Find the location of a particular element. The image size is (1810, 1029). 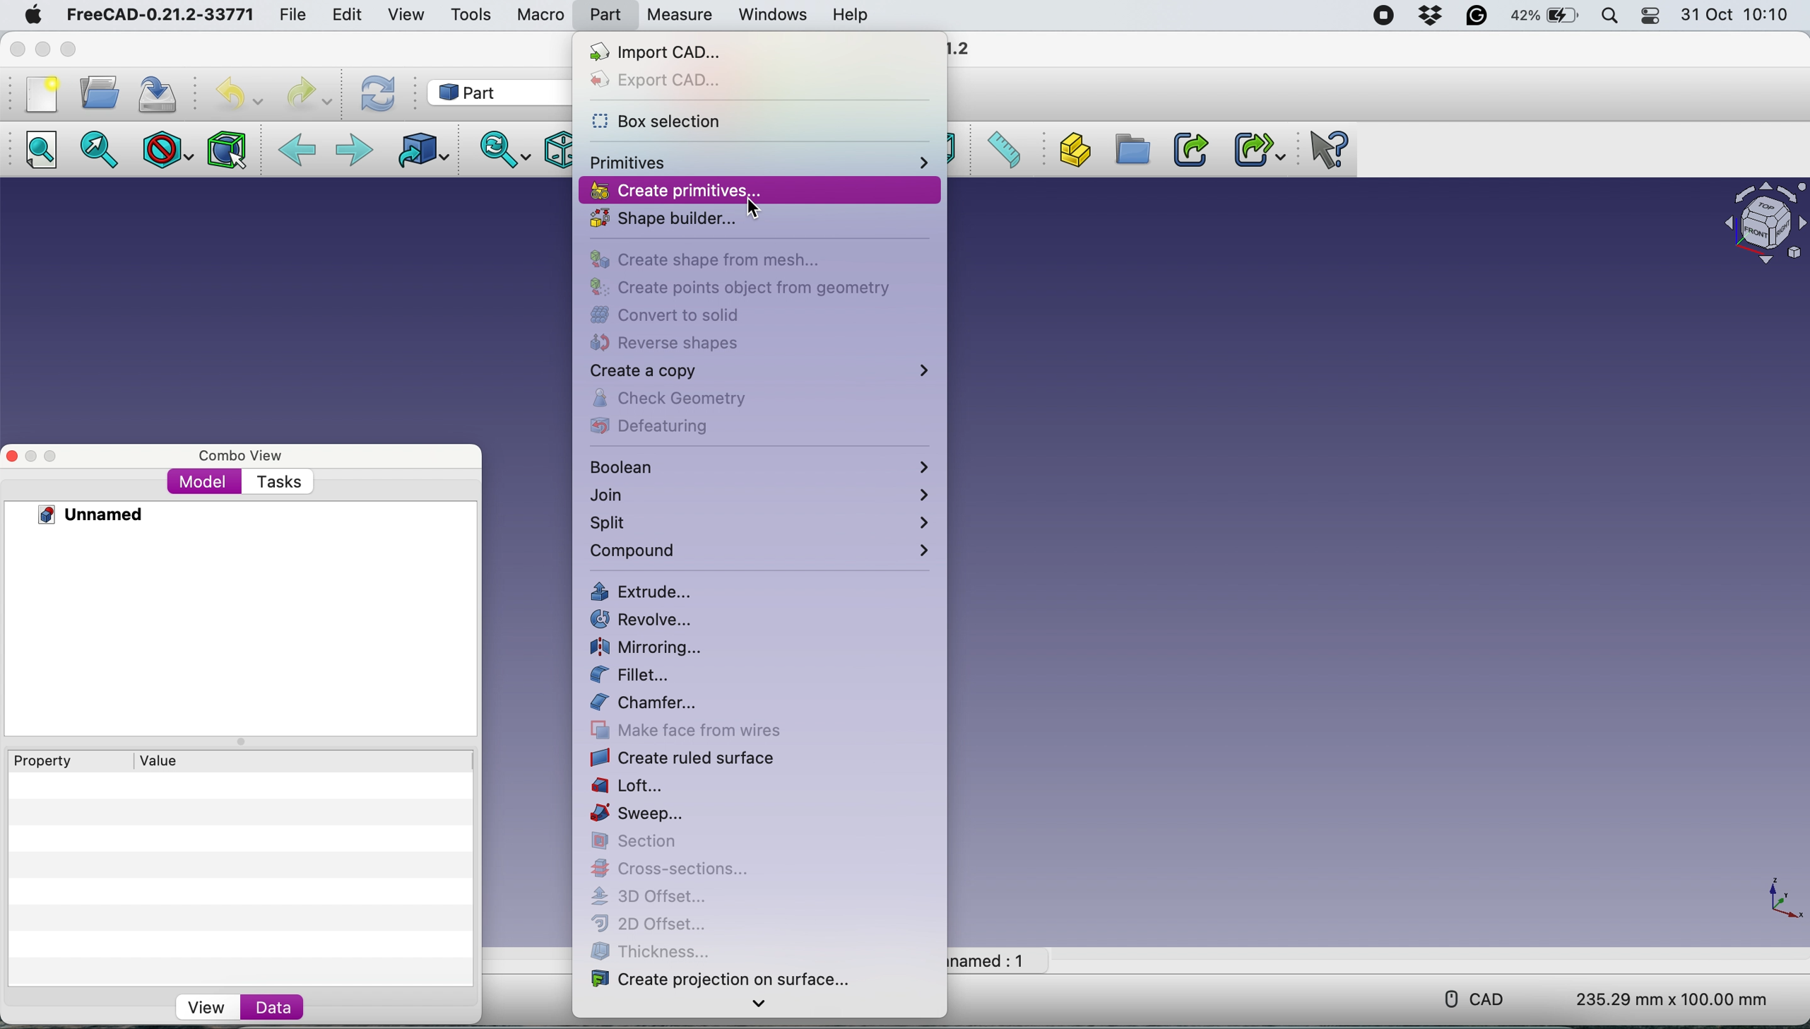

Apple logo is located at coordinates (37, 16).